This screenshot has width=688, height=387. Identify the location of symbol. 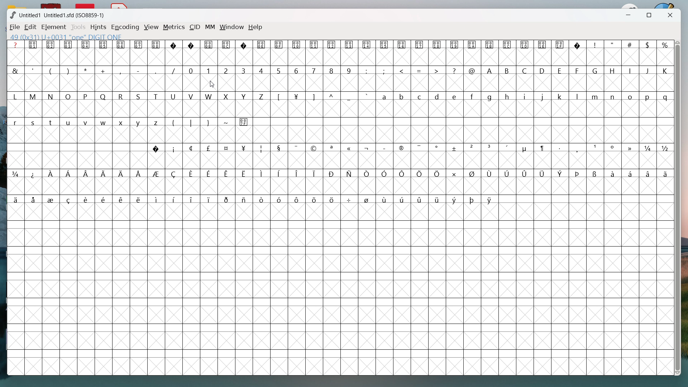
(473, 200).